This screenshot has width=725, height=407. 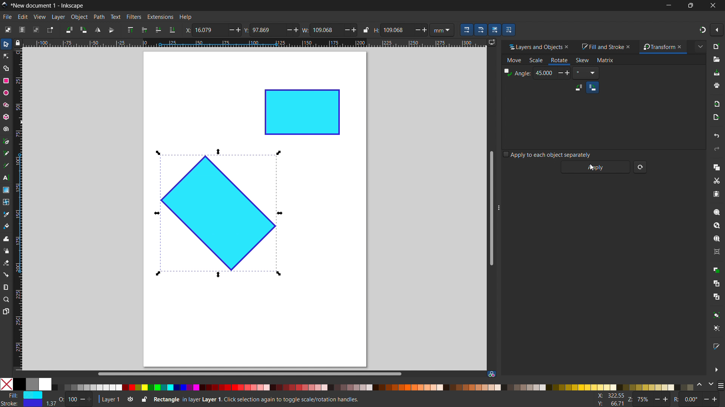 I want to click on duplicate, so click(x=716, y=269).